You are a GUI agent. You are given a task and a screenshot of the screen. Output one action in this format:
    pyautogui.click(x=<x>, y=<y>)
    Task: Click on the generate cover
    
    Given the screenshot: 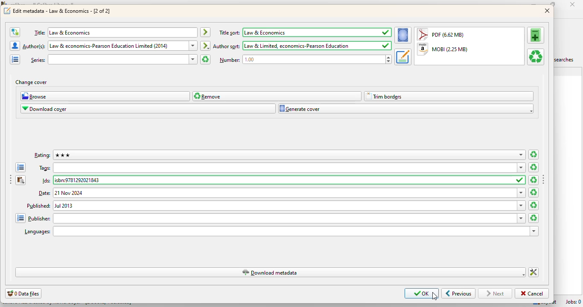 What is the action you would take?
    pyautogui.click(x=406, y=109)
    